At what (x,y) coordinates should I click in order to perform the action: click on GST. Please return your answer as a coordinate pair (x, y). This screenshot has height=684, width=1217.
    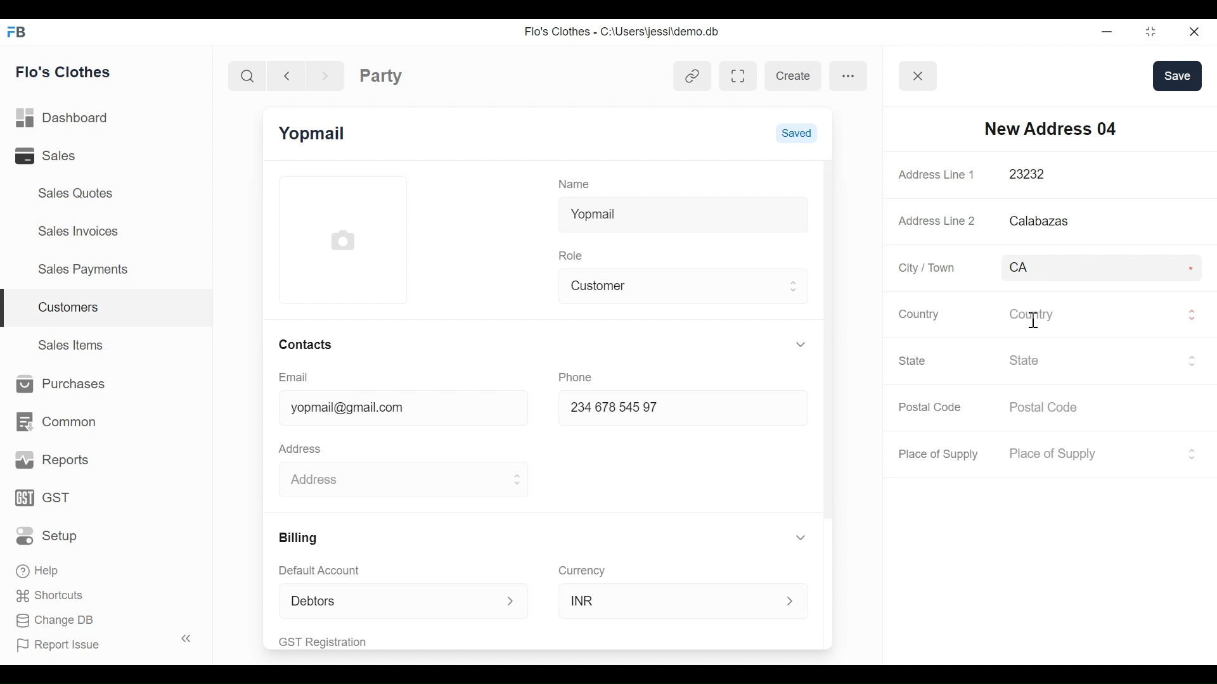
    Looking at the image, I should click on (44, 499).